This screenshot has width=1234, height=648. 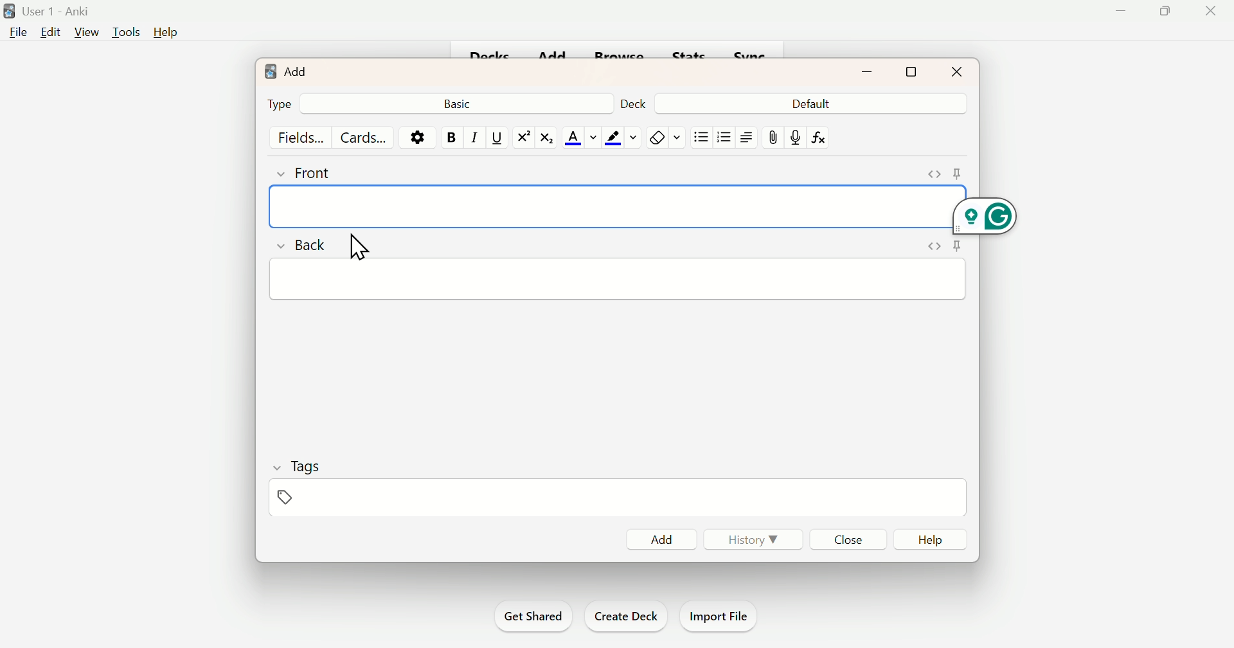 What do you see at coordinates (521, 138) in the screenshot?
I see `Superscript` at bounding box center [521, 138].